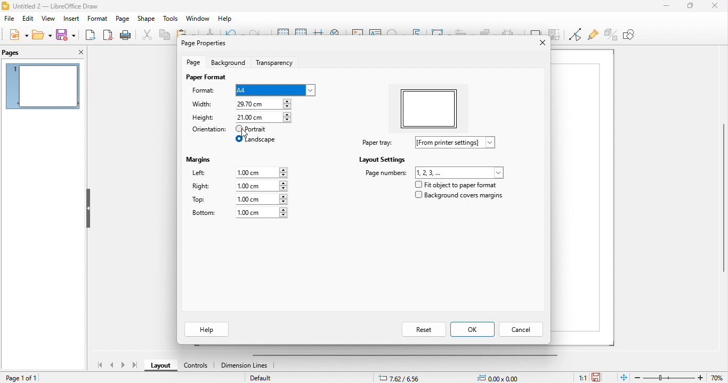 This screenshot has height=383, width=728. Describe the element at coordinates (159, 367) in the screenshot. I see `layout` at that location.